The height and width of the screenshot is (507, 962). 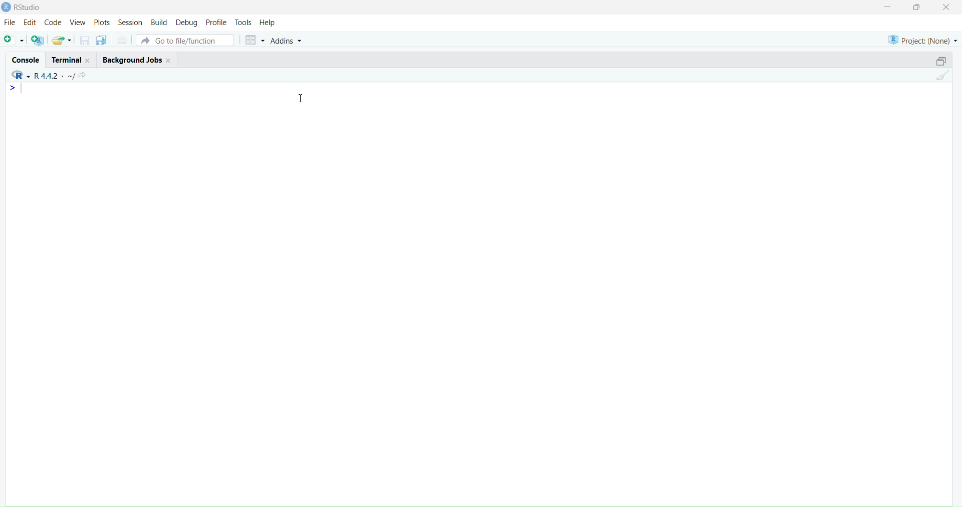 What do you see at coordinates (62, 40) in the screenshot?
I see `share as` at bounding box center [62, 40].